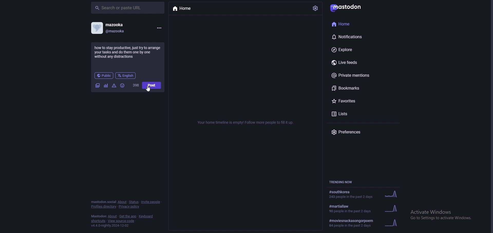 The image size is (493, 233). I want to click on @mazooka, so click(118, 31).